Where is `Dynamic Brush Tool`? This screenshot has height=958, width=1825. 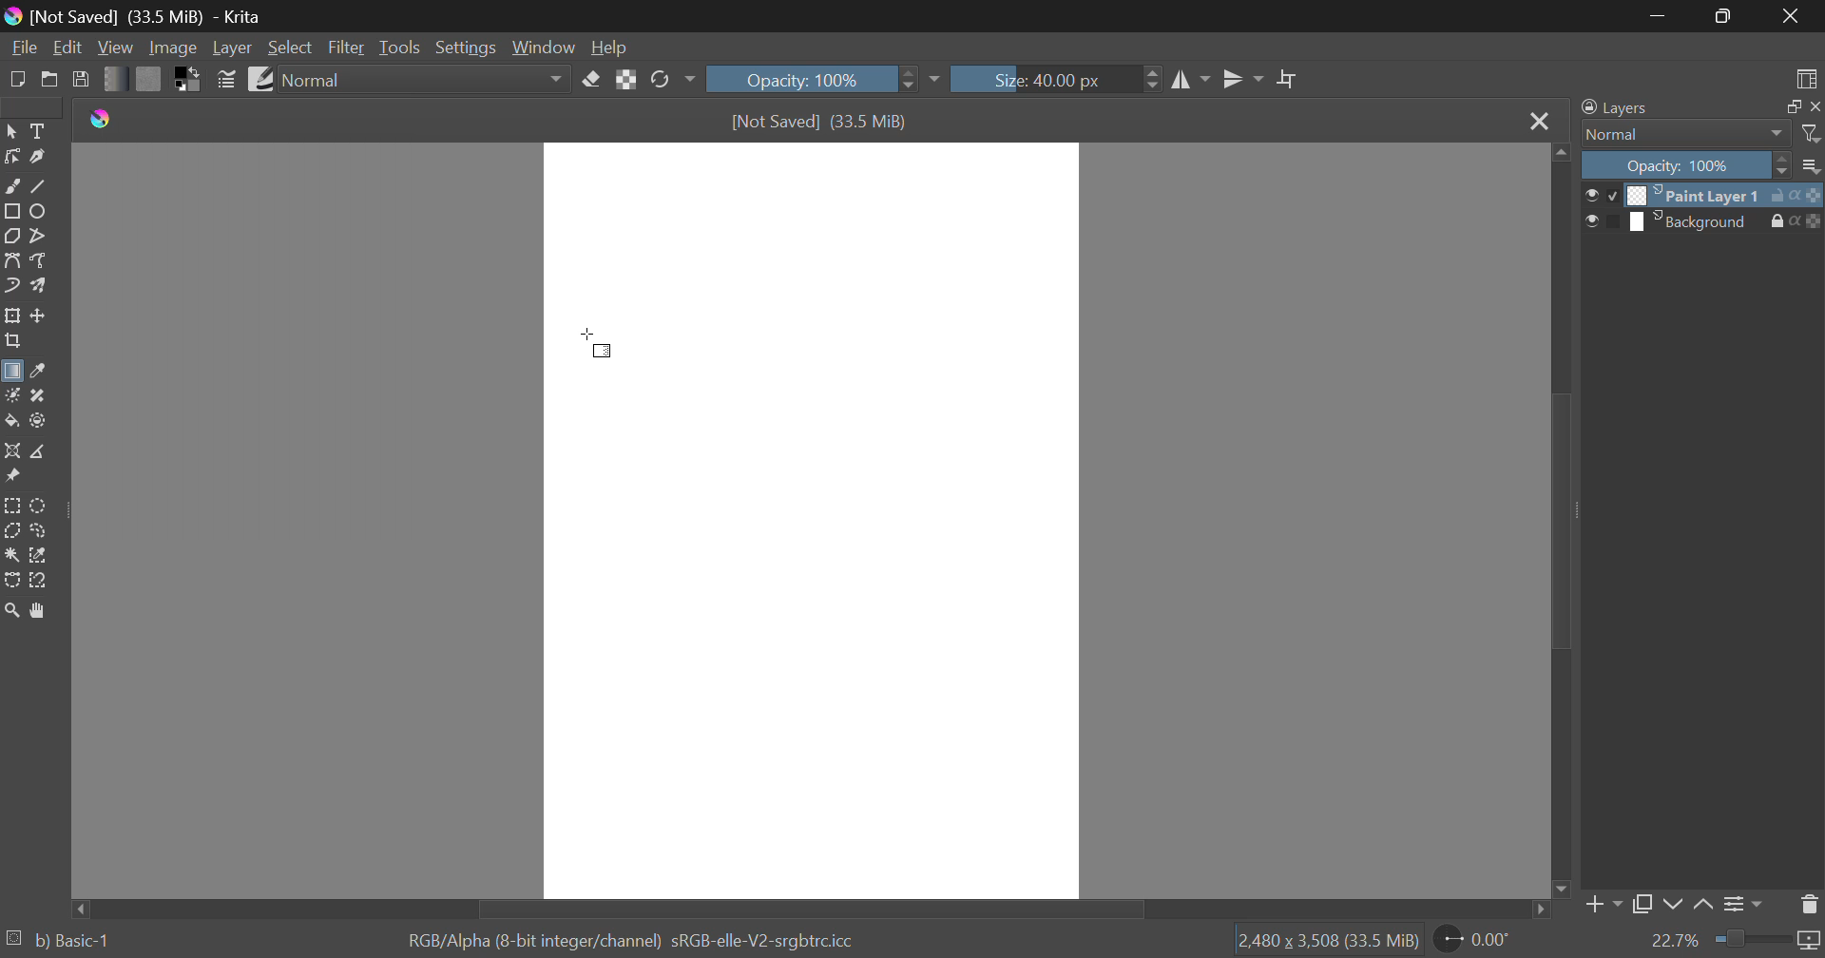
Dynamic Brush Tool is located at coordinates (11, 287).